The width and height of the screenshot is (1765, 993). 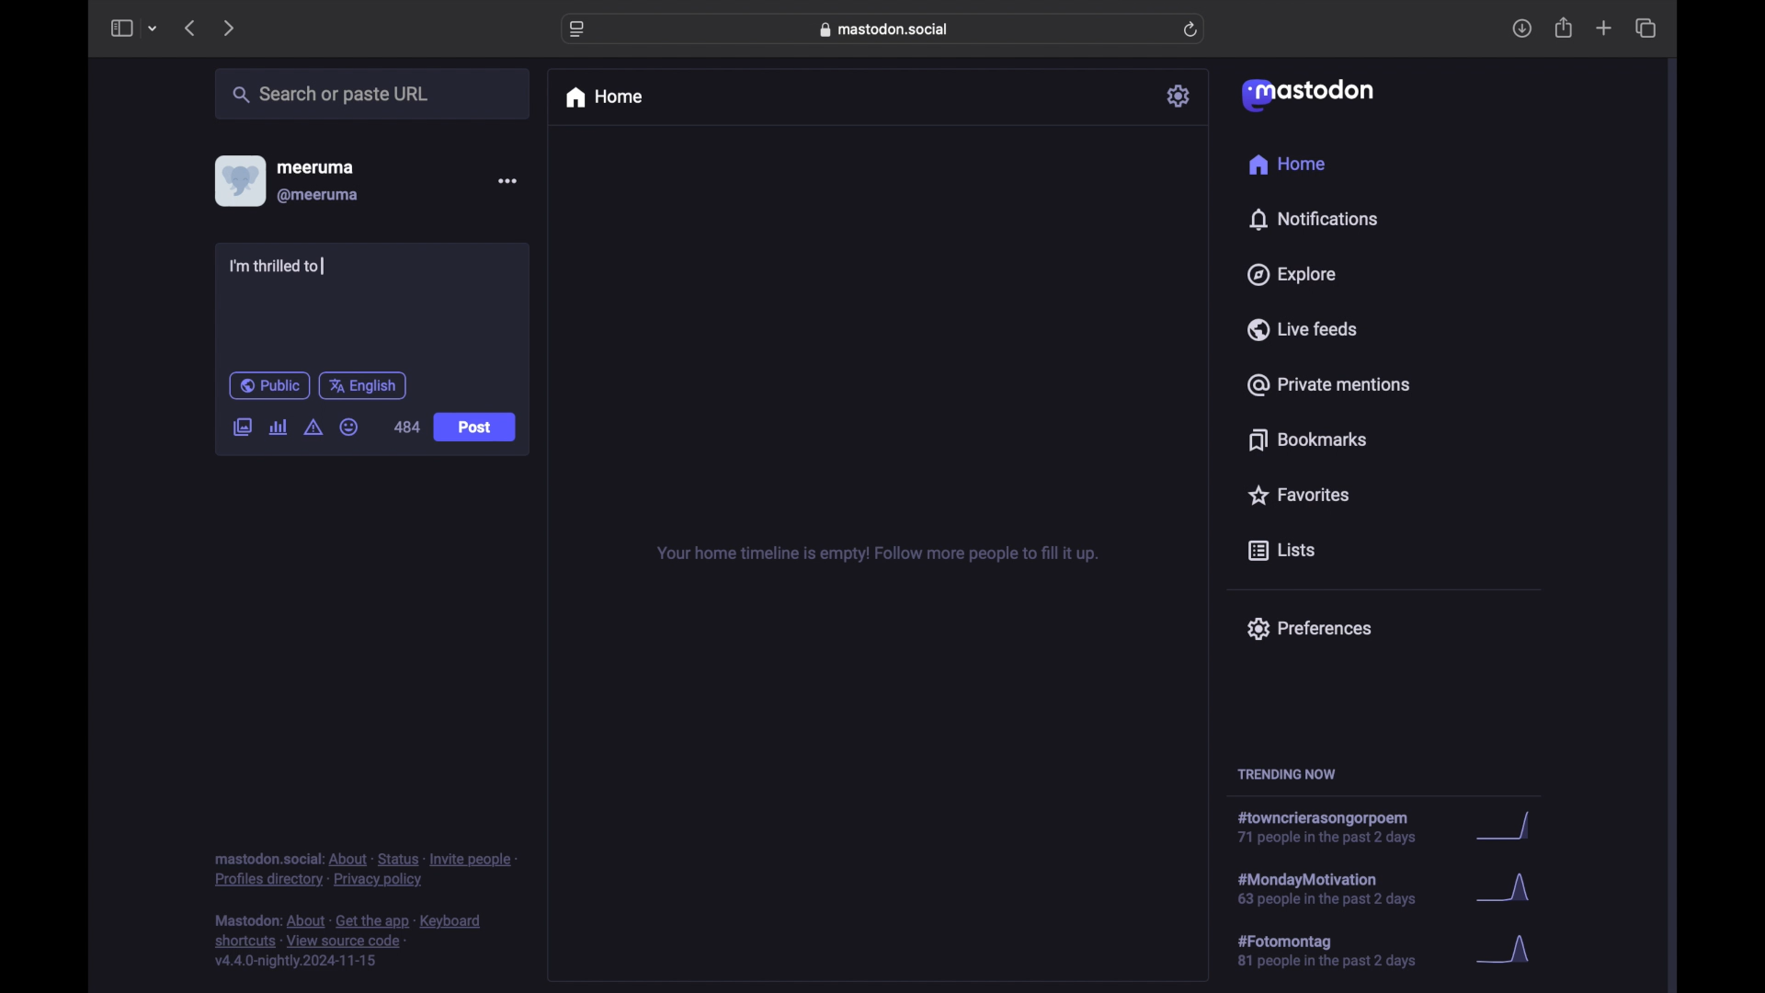 What do you see at coordinates (1289, 164) in the screenshot?
I see `home` at bounding box center [1289, 164].